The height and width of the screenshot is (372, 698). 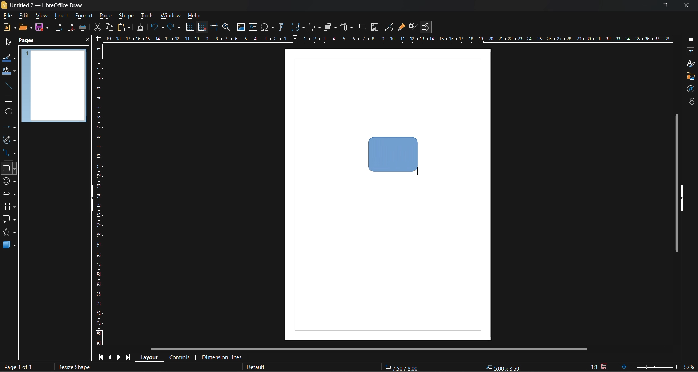 What do you see at coordinates (315, 28) in the screenshot?
I see `align objects` at bounding box center [315, 28].